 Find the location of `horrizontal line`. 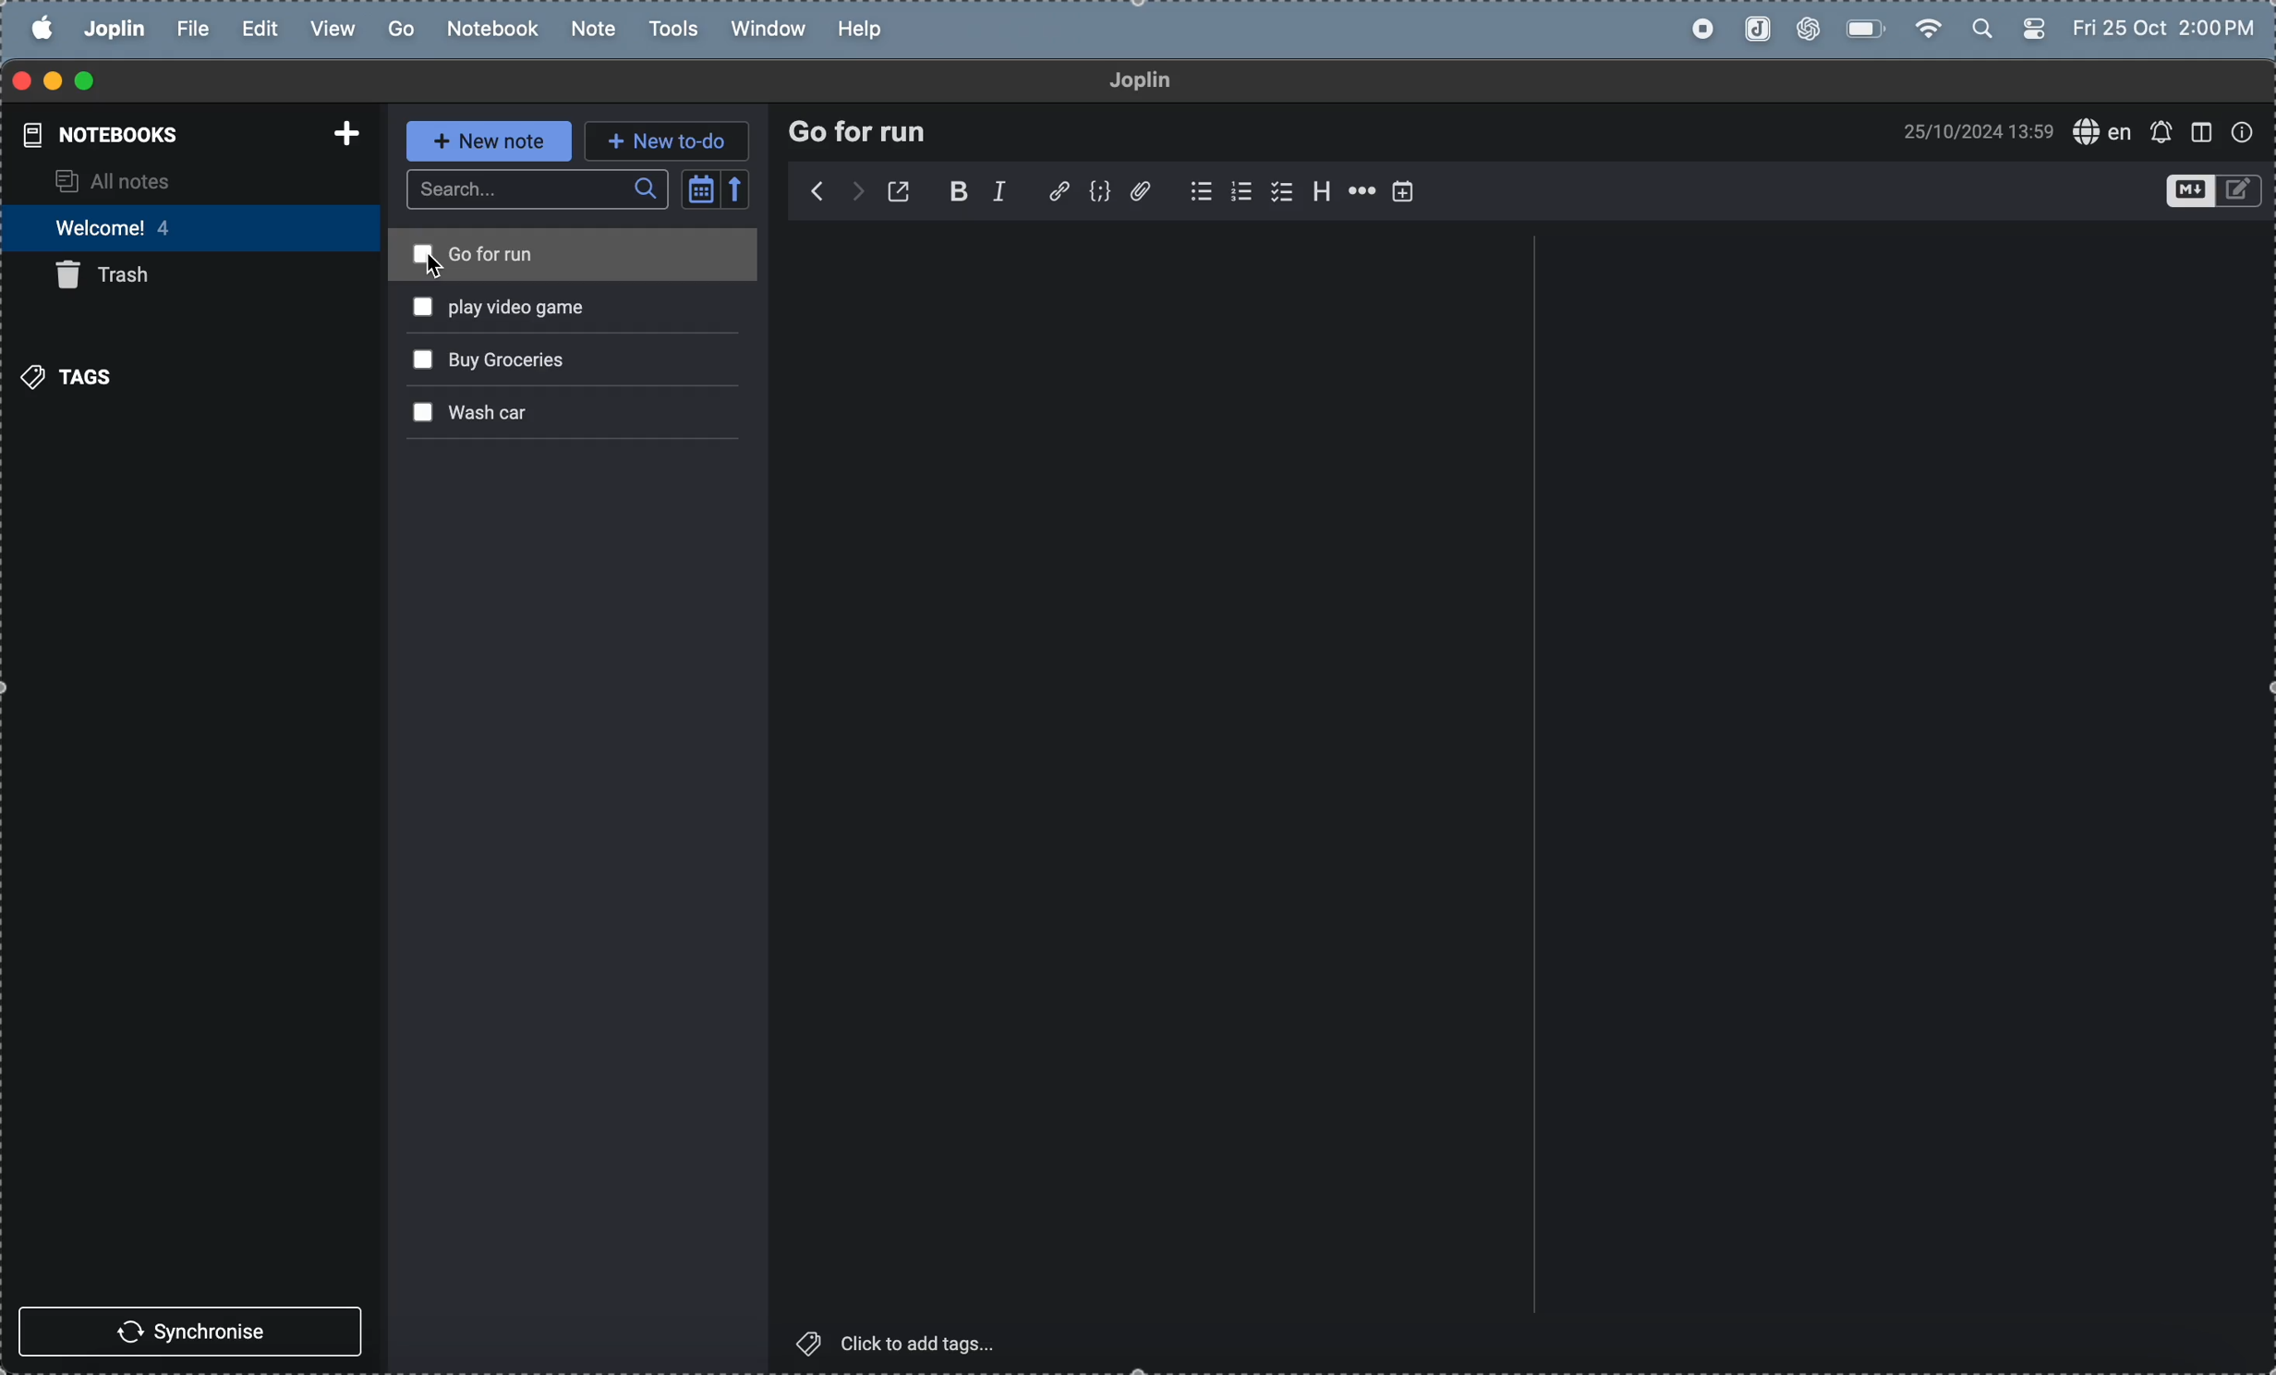

horrizontal line is located at coordinates (1361, 187).